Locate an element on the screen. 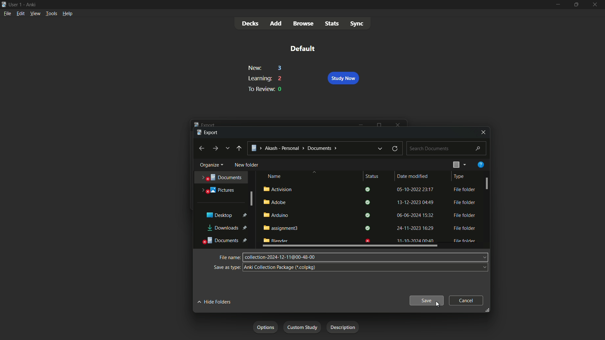  forward is located at coordinates (216, 148).